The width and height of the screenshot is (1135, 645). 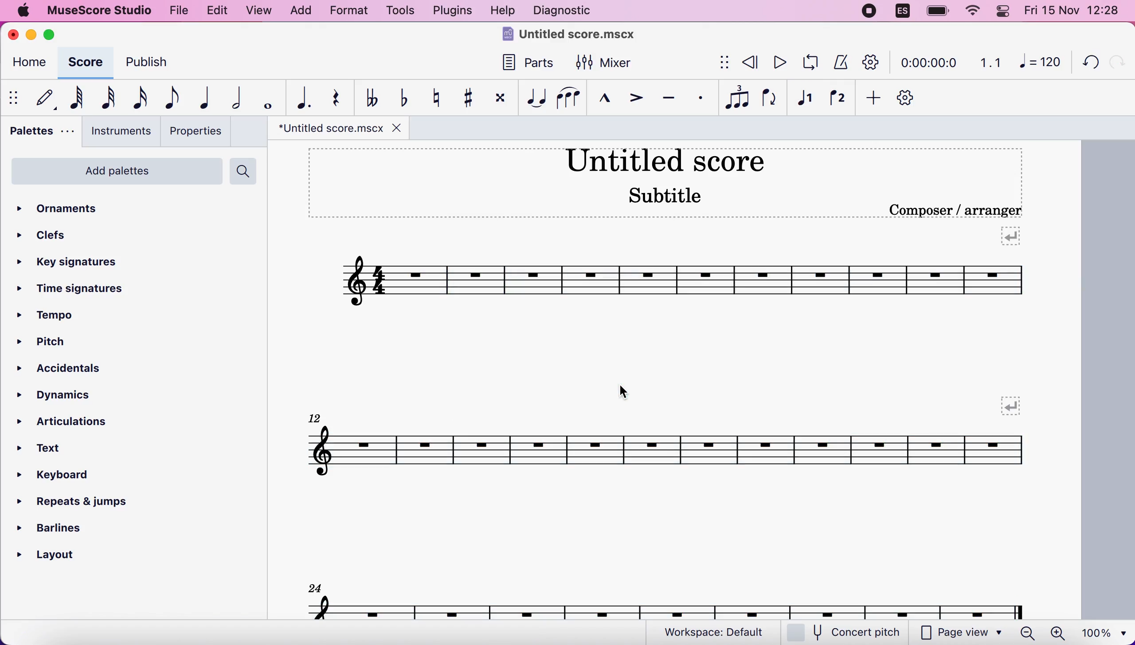 I want to click on breaks, so click(x=1010, y=406).